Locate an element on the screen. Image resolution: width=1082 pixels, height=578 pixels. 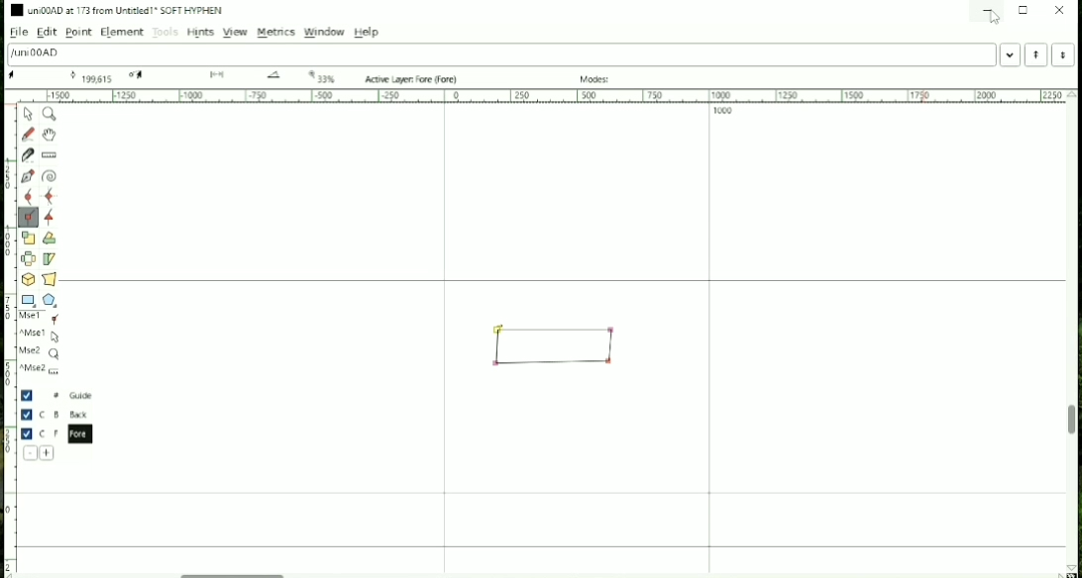
Element is located at coordinates (121, 33).